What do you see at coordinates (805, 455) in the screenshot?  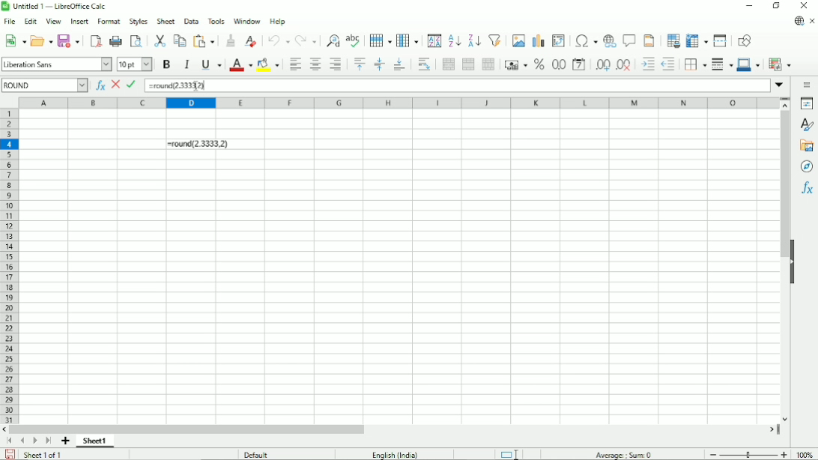 I see `100%` at bounding box center [805, 455].